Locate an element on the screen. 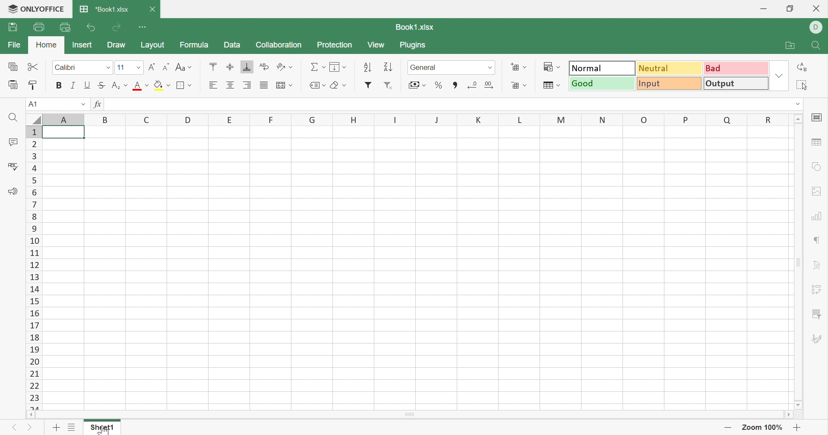 The height and width of the screenshot is (435, 828). Chart settings is located at coordinates (817, 217).